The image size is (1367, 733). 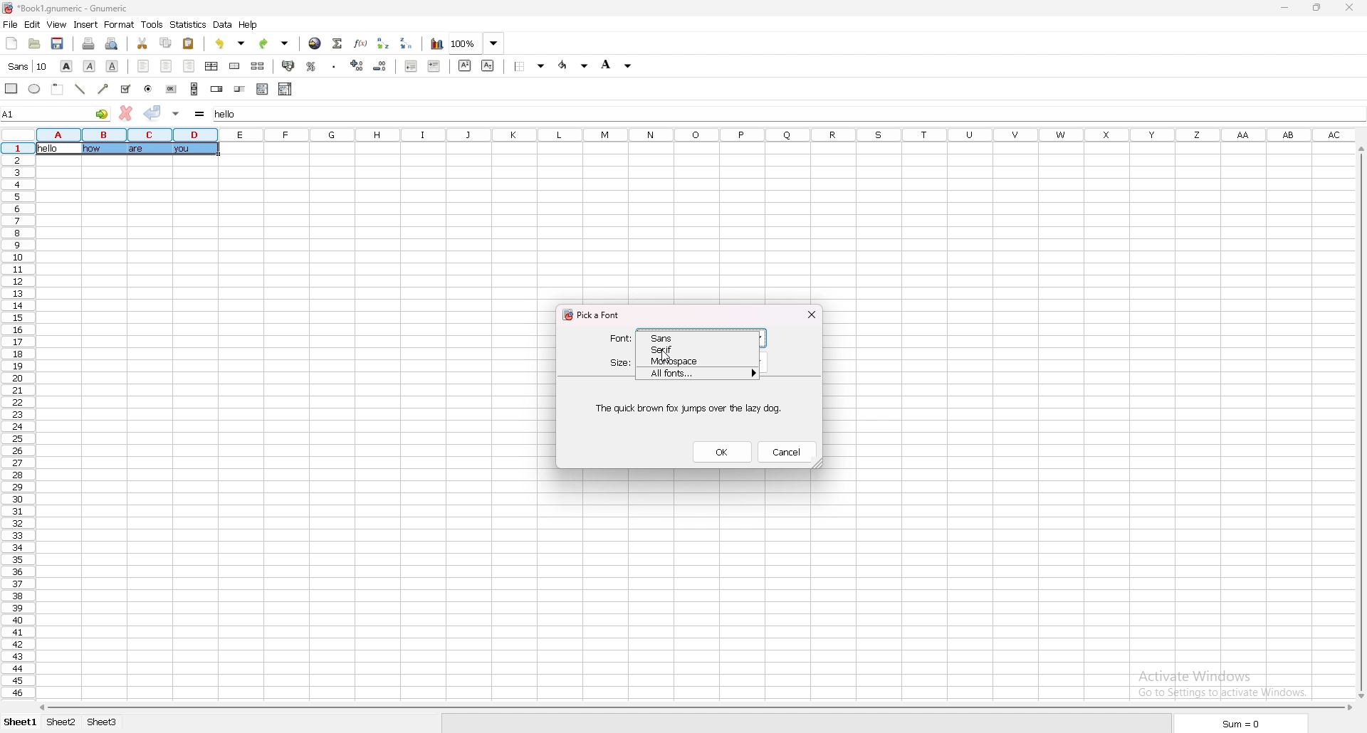 What do you see at coordinates (412, 66) in the screenshot?
I see `decrease indent` at bounding box center [412, 66].